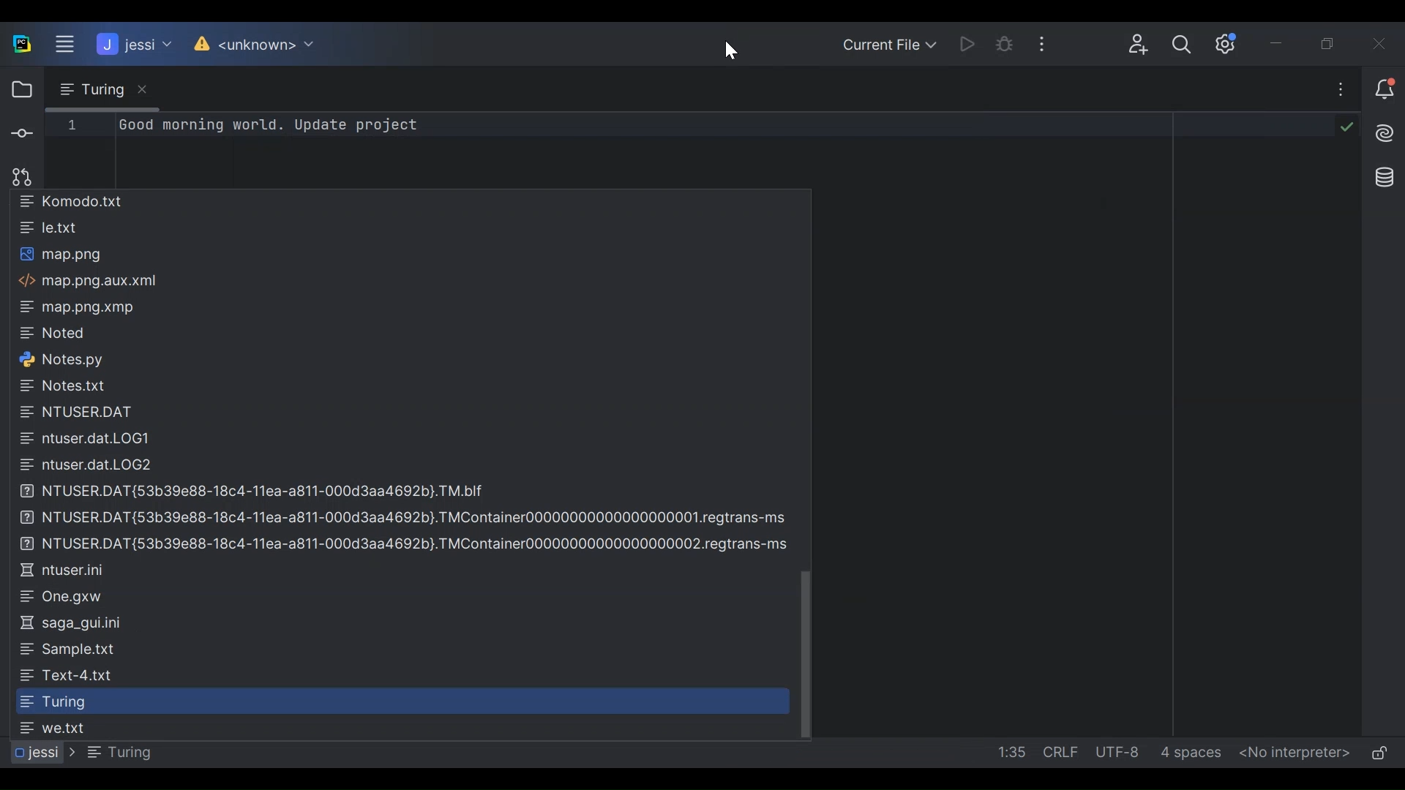  I want to click on Notification, so click(1382, 91).